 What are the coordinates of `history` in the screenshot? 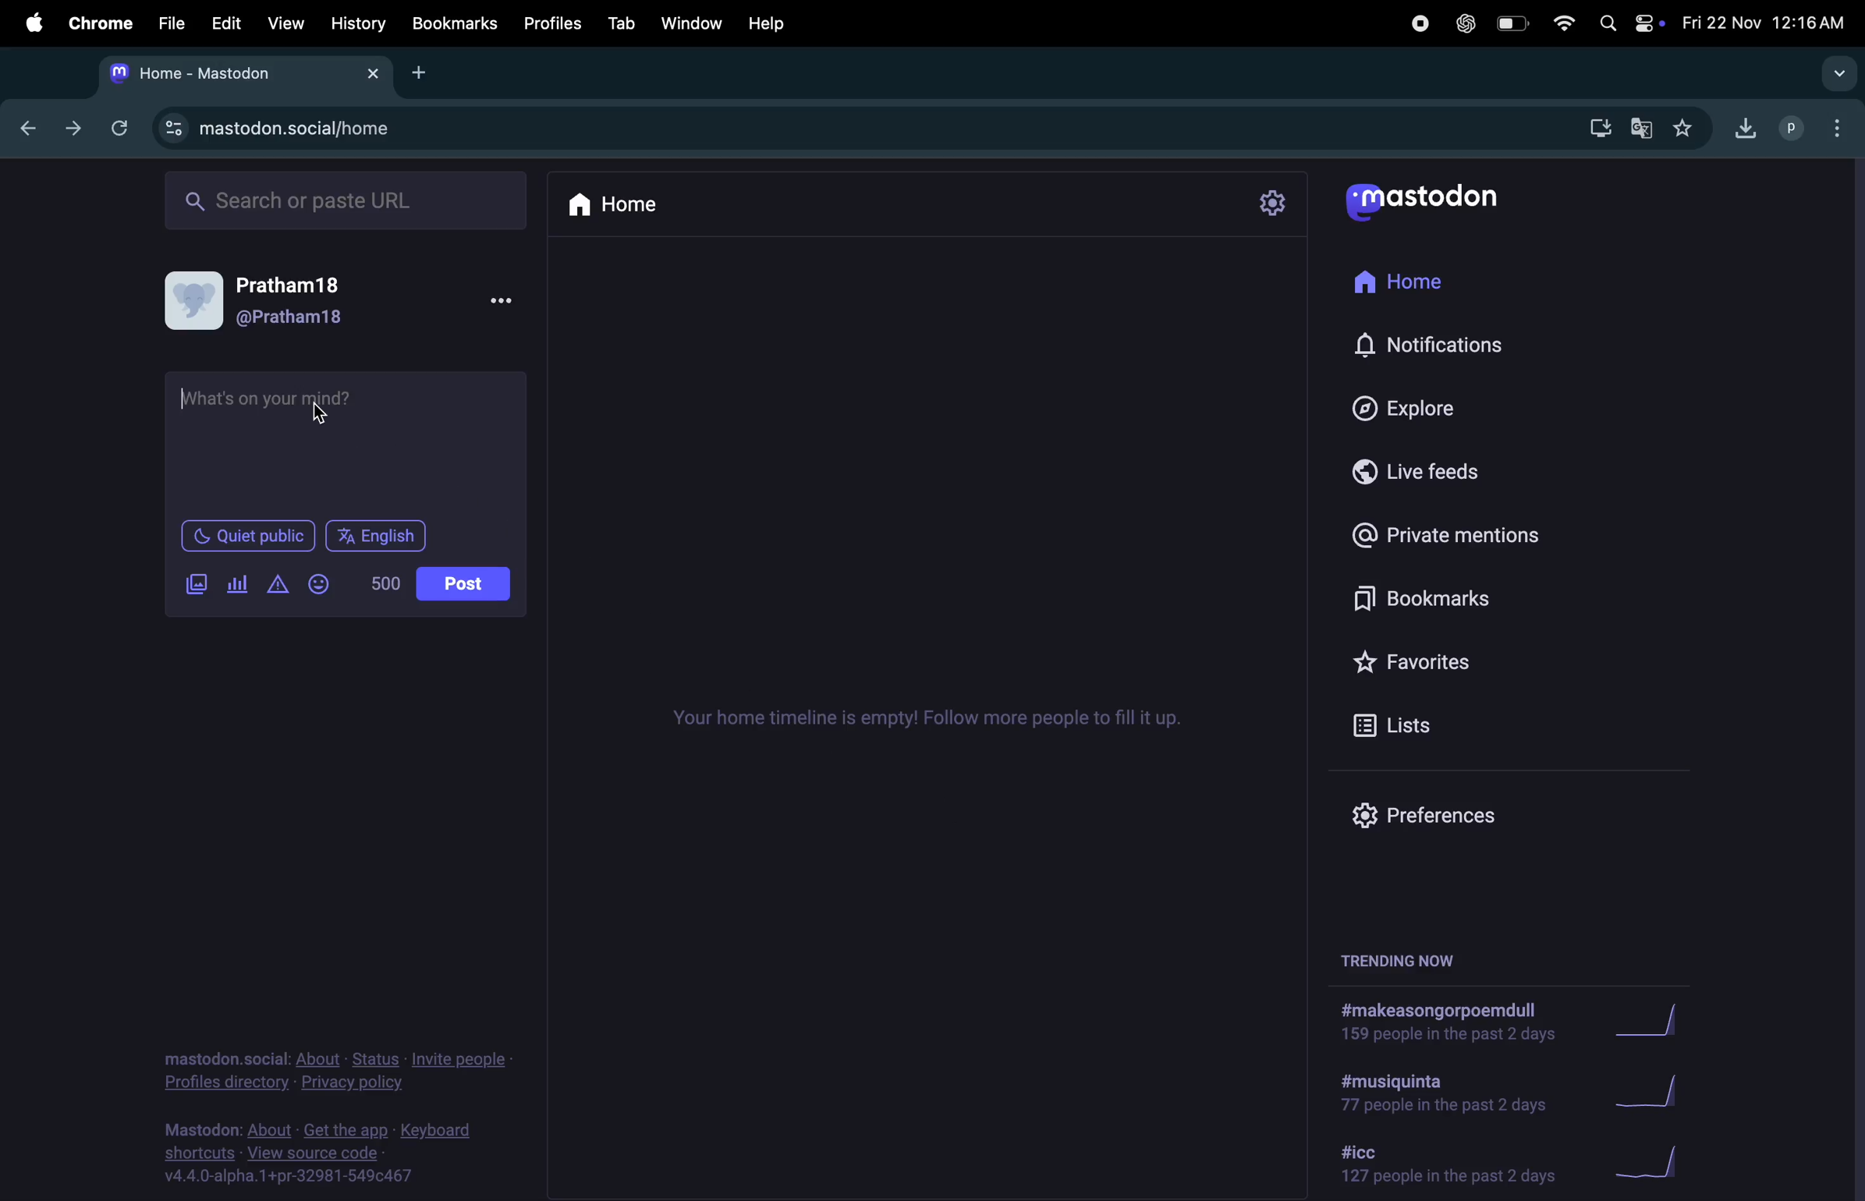 It's located at (360, 24).